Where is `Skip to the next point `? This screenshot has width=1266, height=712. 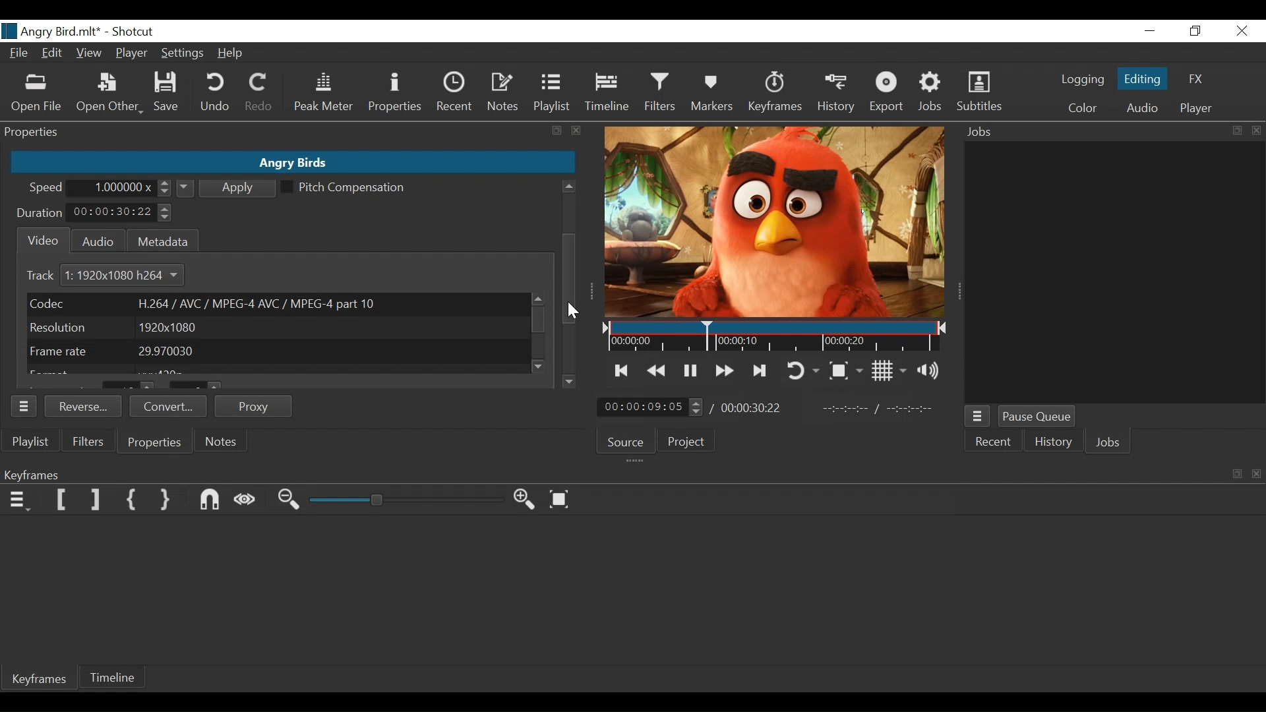 Skip to the next point  is located at coordinates (761, 371).